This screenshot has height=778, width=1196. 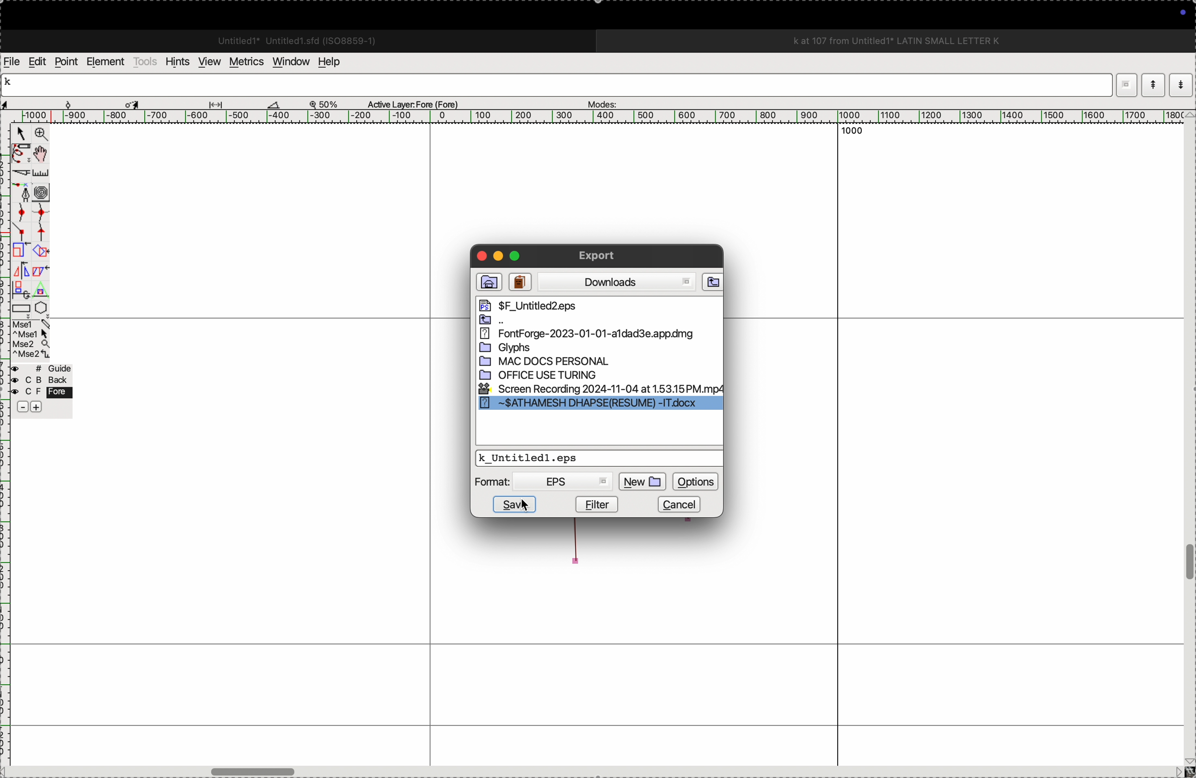 I want to click on apk, so click(x=591, y=335).